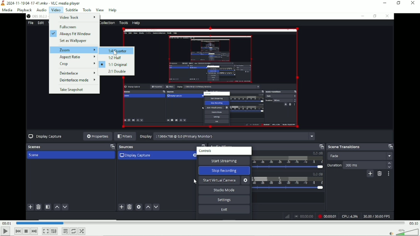  I want to click on help, so click(113, 10).